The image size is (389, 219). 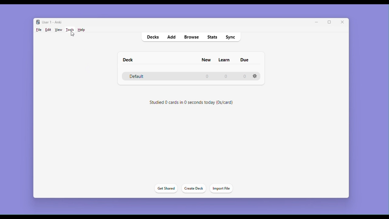 What do you see at coordinates (58, 30) in the screenshot?
I see `View` at bounding box center [58, 30].